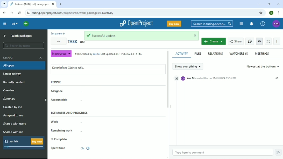 The image size is (283, 159). What do you see at coordinates (14, 107) in the screenshot?
I see `Created by me` at bounding box center [14, 107].